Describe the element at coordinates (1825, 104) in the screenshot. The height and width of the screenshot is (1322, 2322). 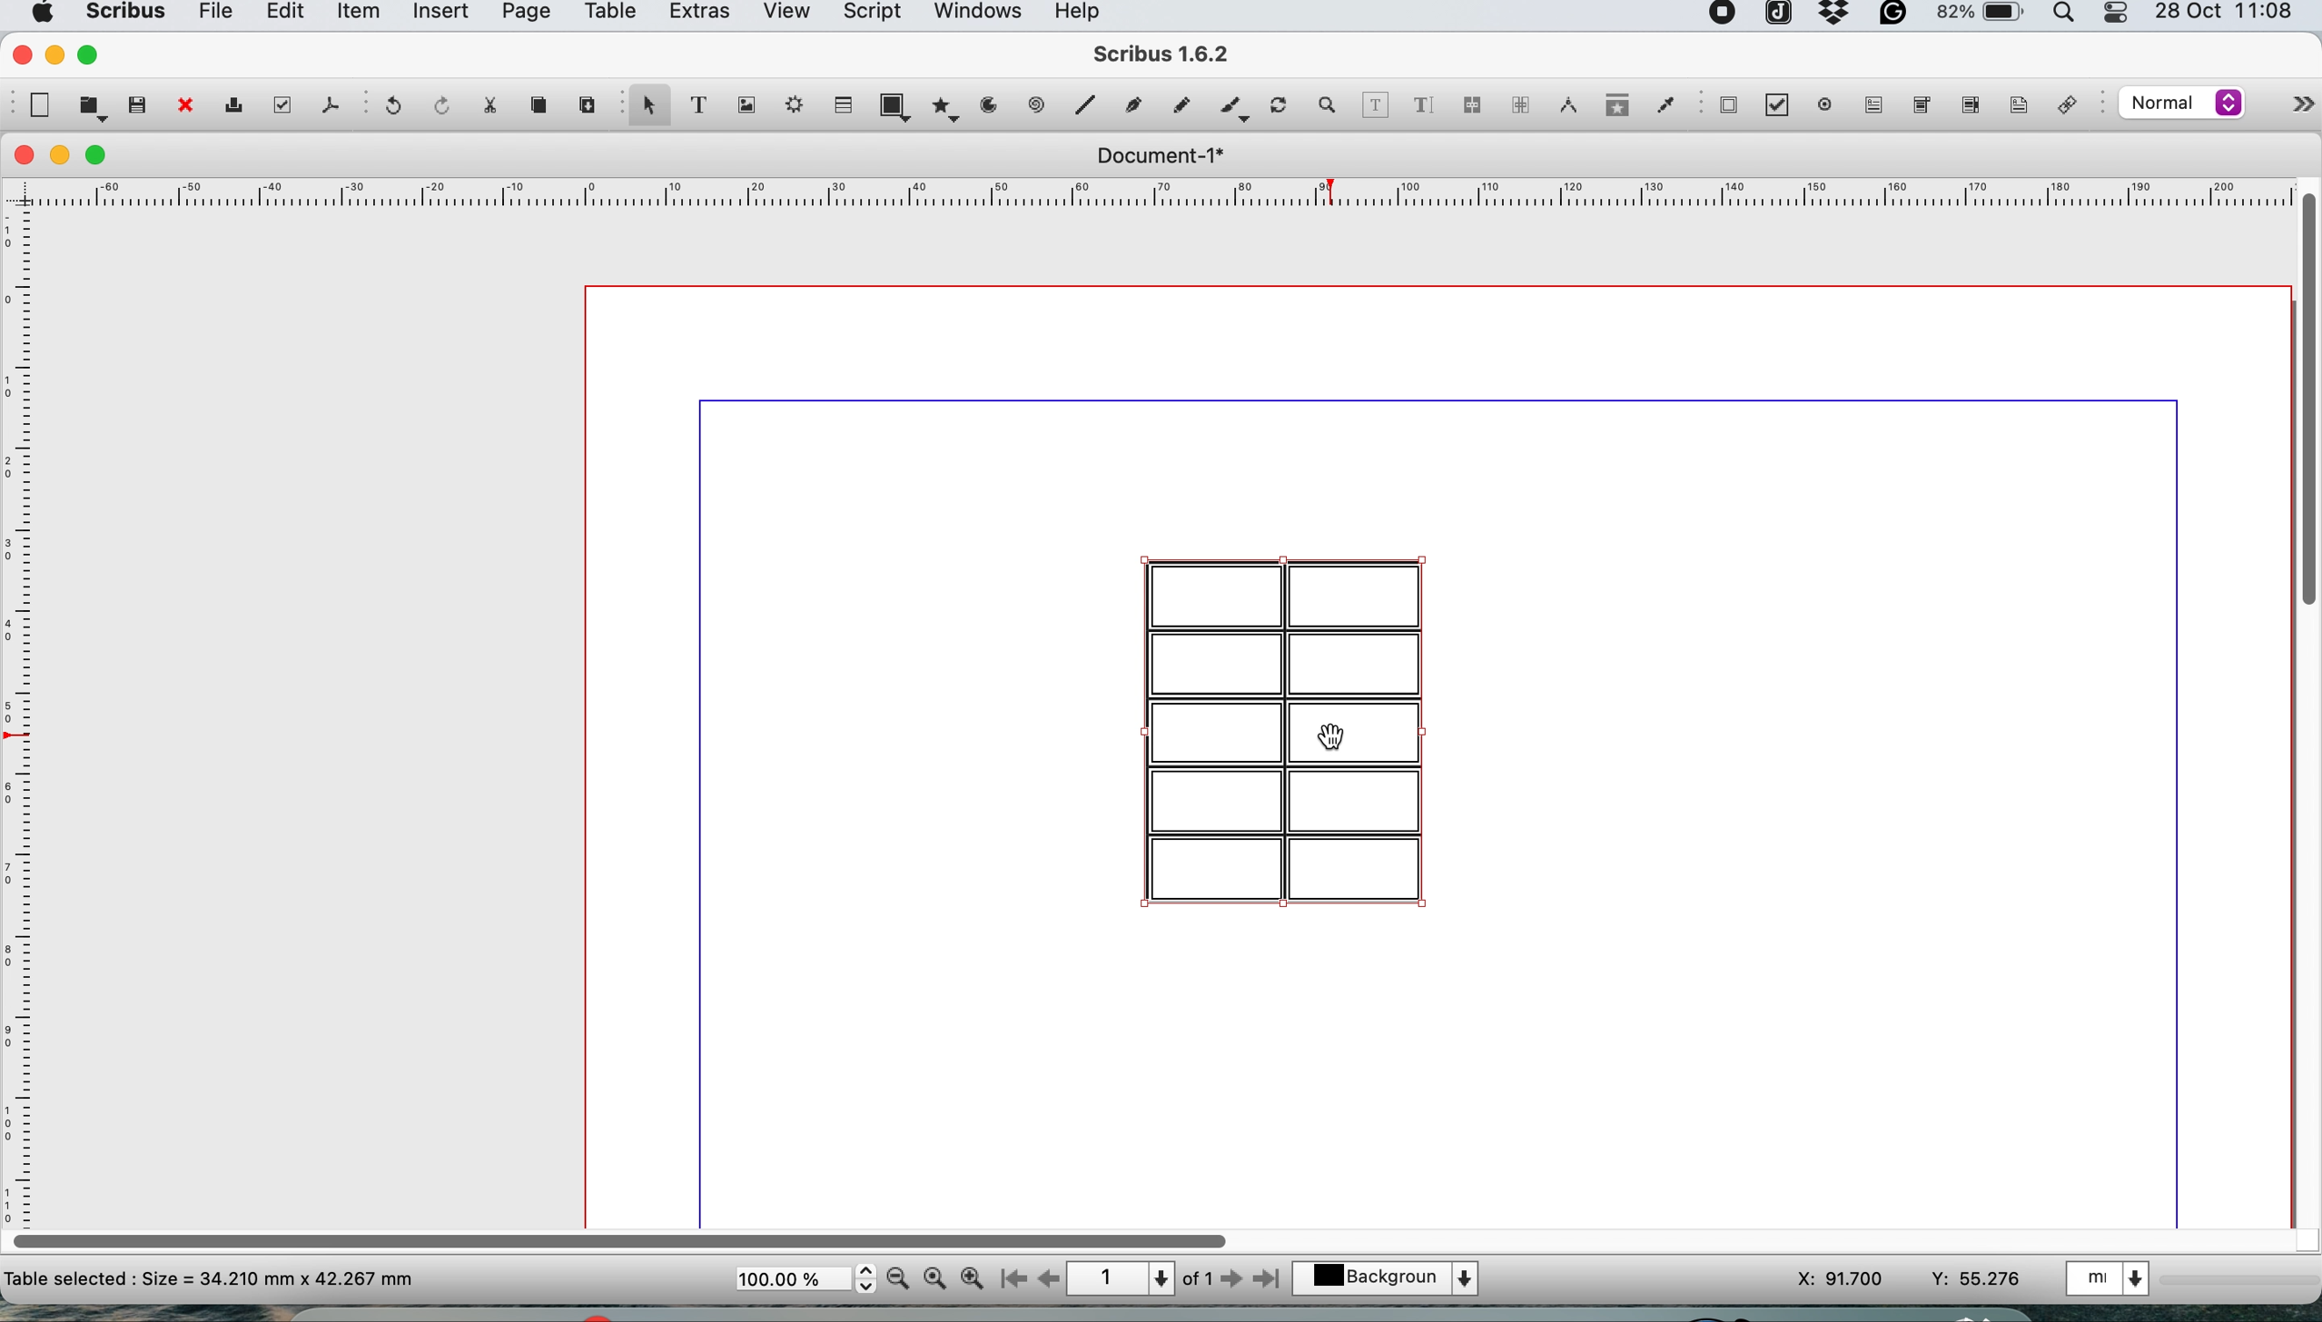
I see `pdf radio button` at that location.